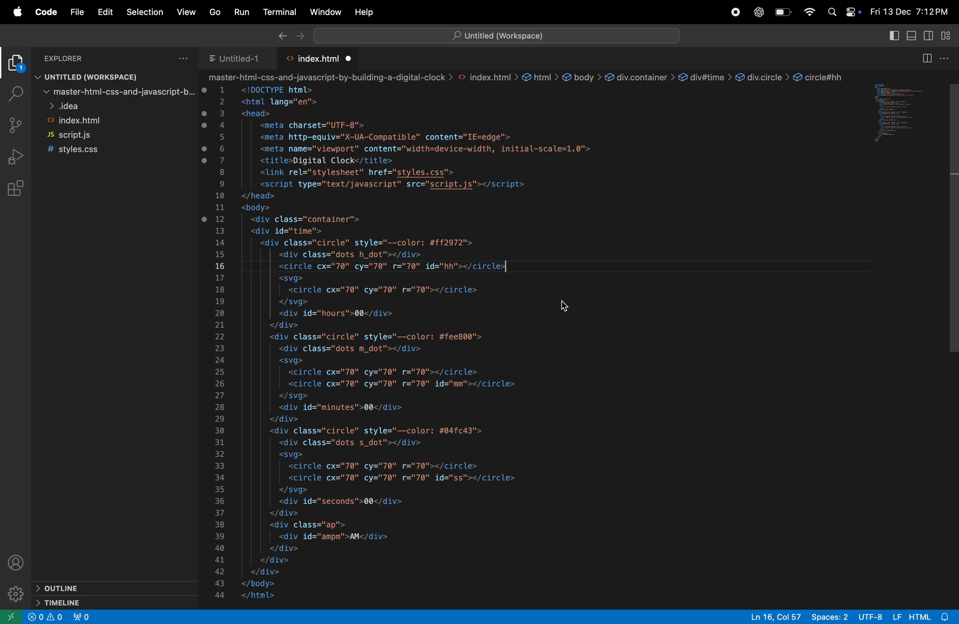 This screenshot has height=624, width=959. What do you see at coordinates (930, 37) in the screenshot?
I see `toggle secondary side bar` at bounding box center [930, 37].